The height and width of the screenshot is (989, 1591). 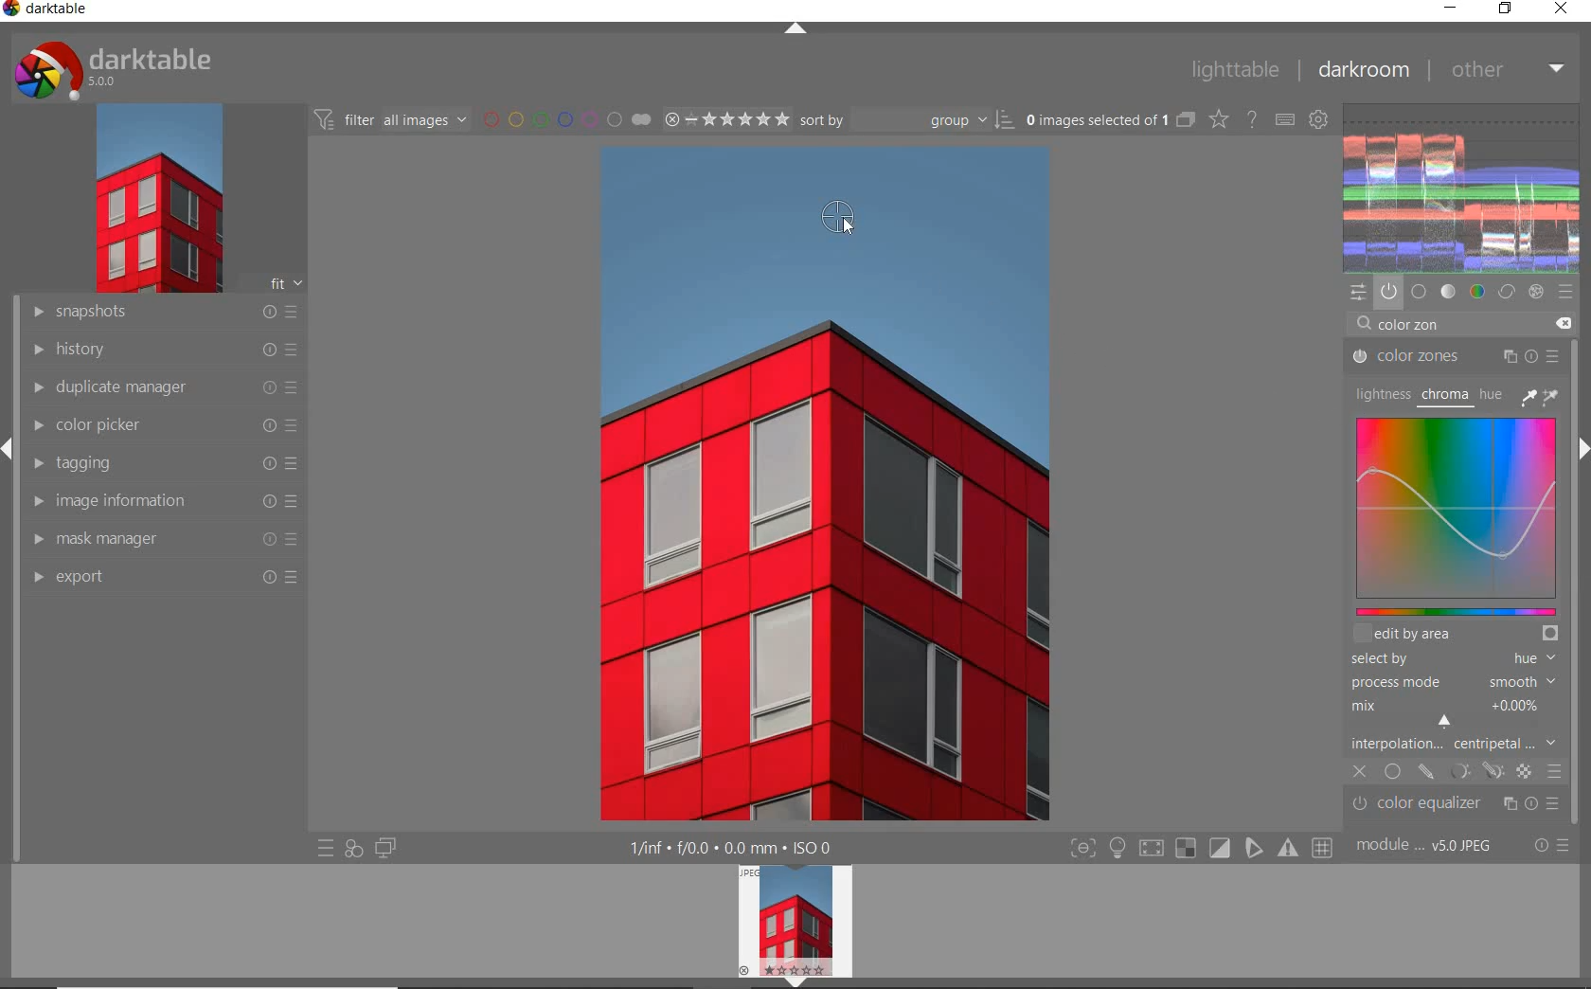 What do you see at coordinates (385, 846) in the screenshot?
I see `display a second darkroom image widow` at bounding box center [385, 846].